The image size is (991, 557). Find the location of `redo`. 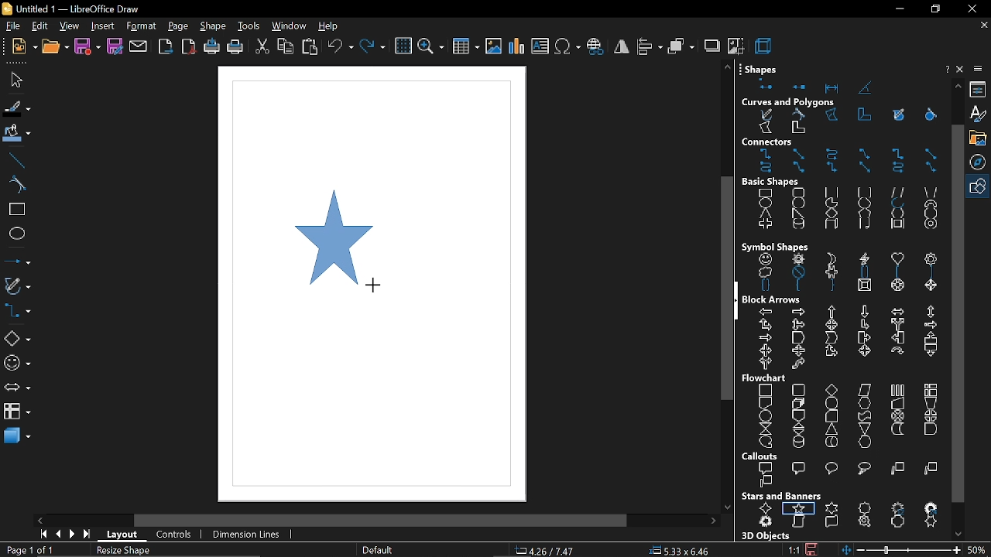

redo is located at coordinates (372, 46).